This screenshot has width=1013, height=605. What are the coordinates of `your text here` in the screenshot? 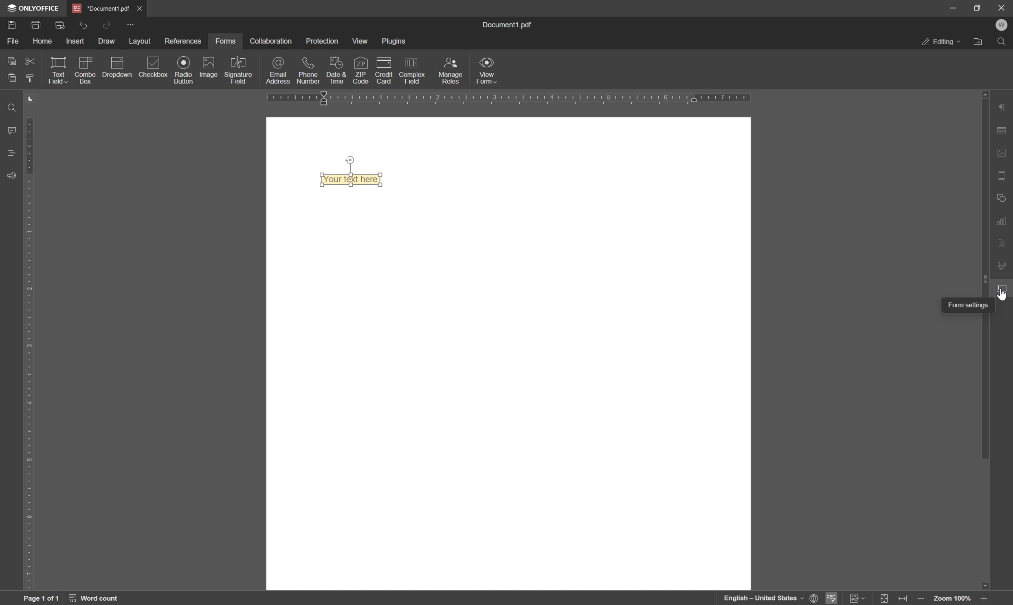 It's located at (352, 179).